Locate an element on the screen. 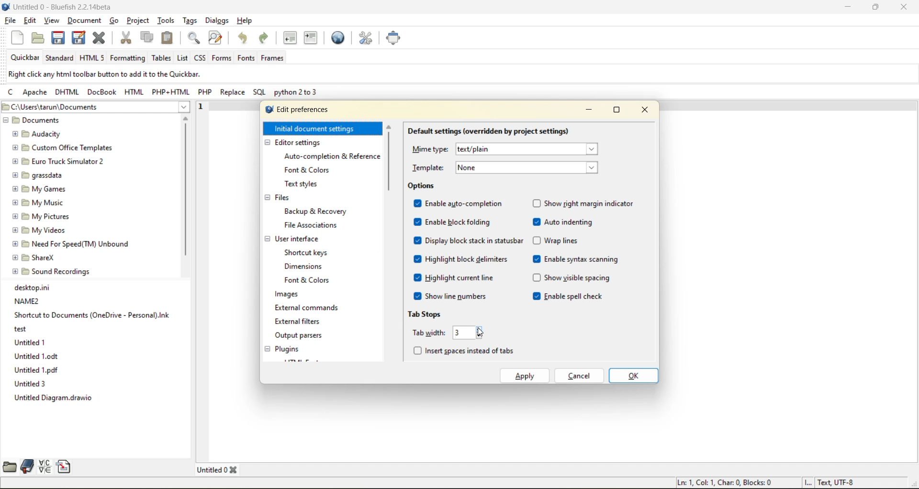  file is located at coordinates (9, 20).